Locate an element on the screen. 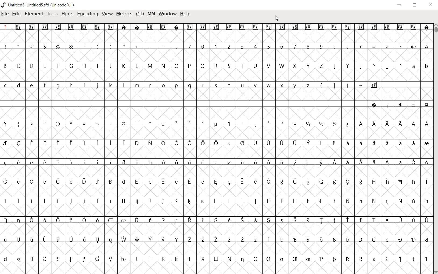 The height and width of the screenshot is (274, 438). Symbol is located at coordinates (255, 259).